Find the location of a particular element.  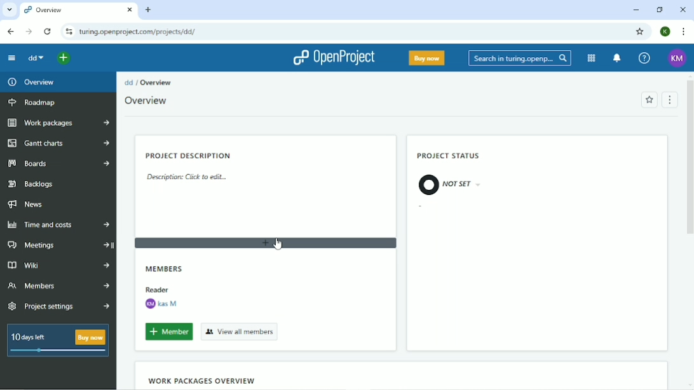

Cursor is located at coordinates (277, 243).